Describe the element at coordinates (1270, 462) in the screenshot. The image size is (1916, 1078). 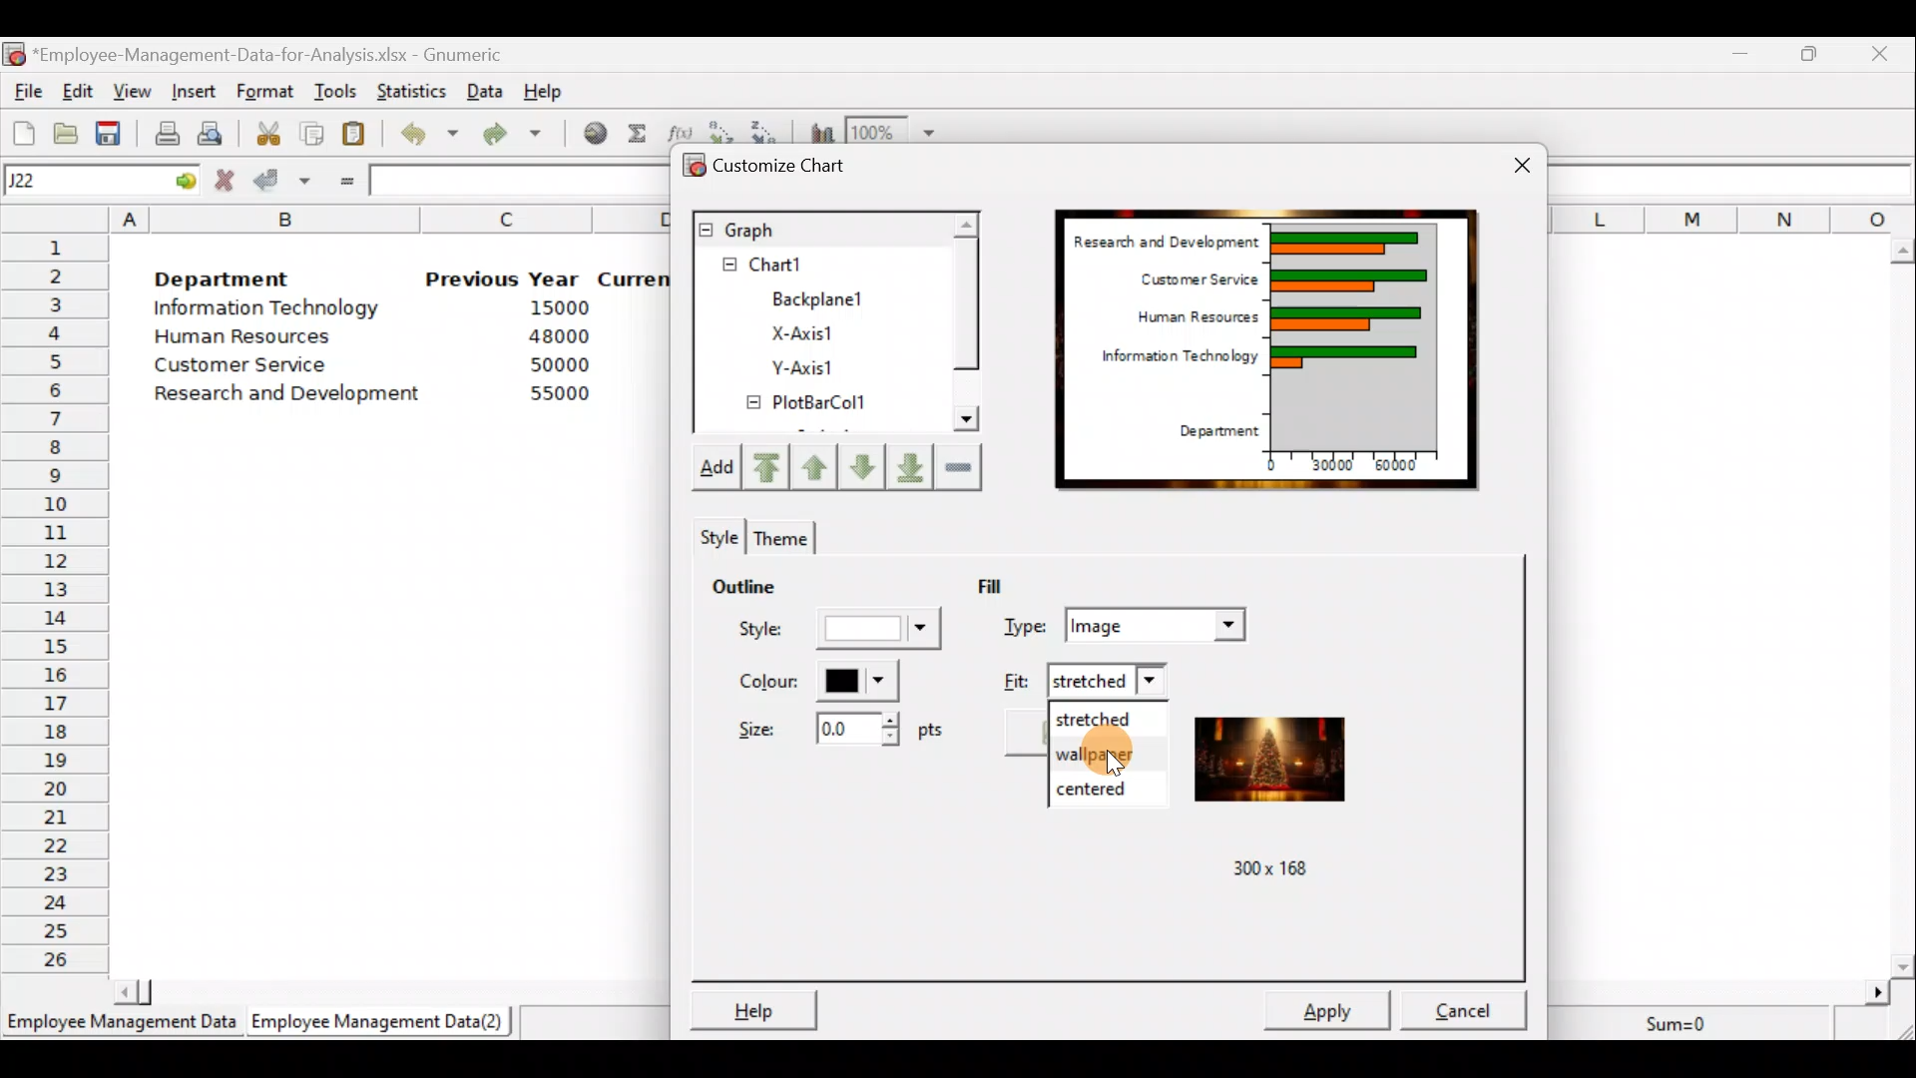
I see `0` at that location.